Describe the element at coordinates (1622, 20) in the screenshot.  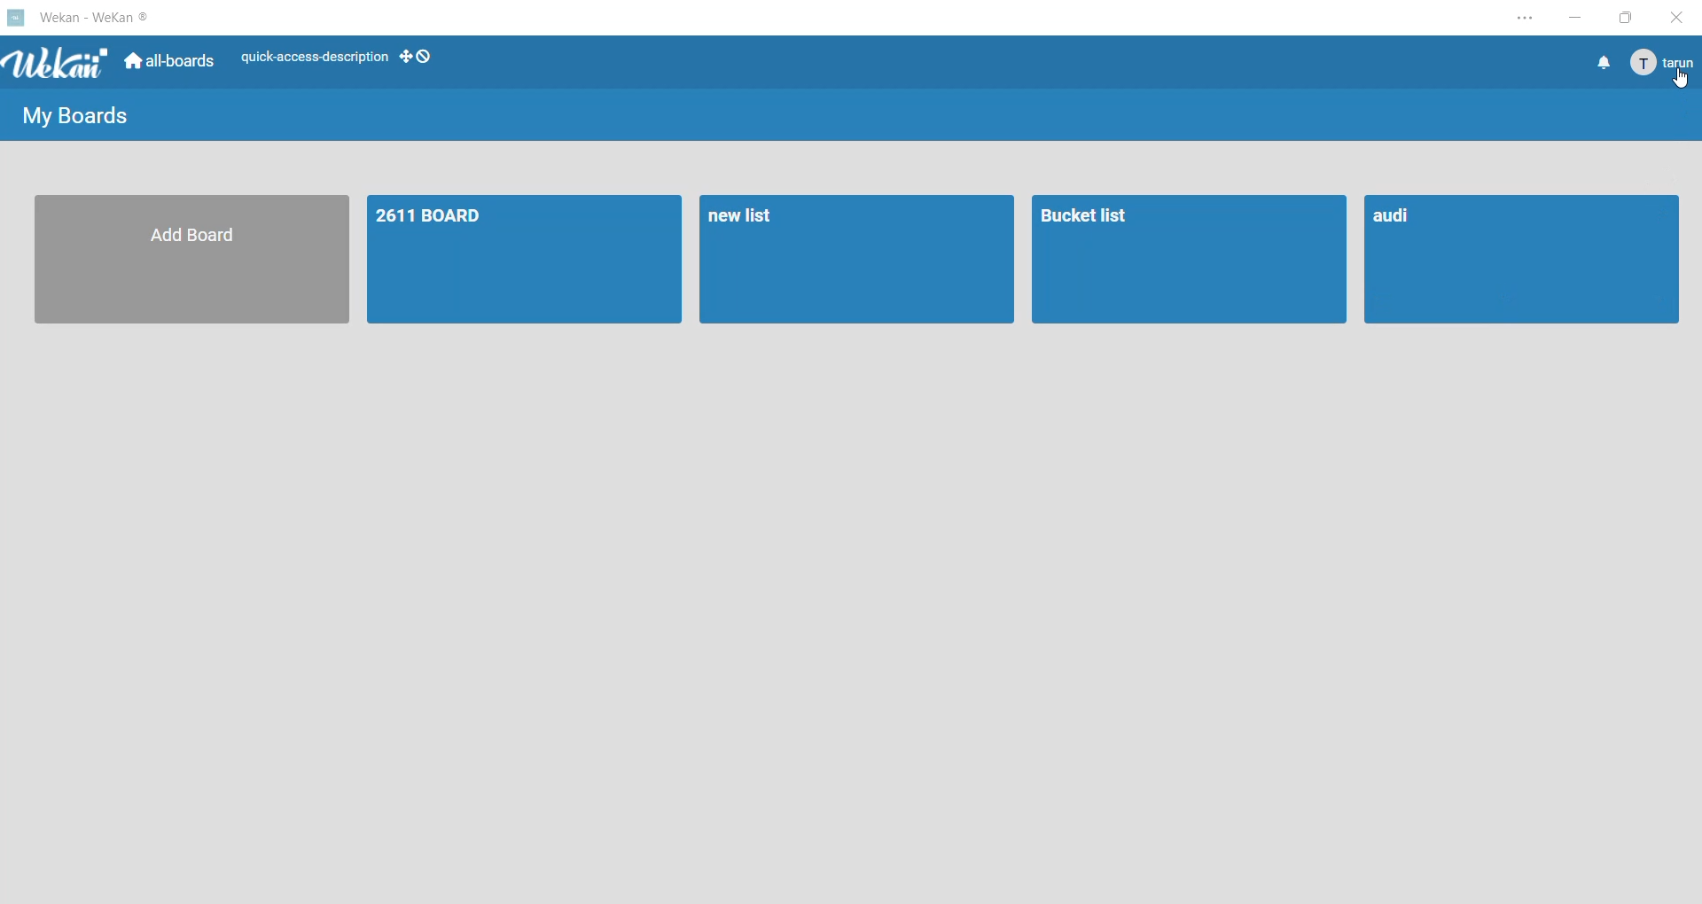
I see `maximize` at that location.